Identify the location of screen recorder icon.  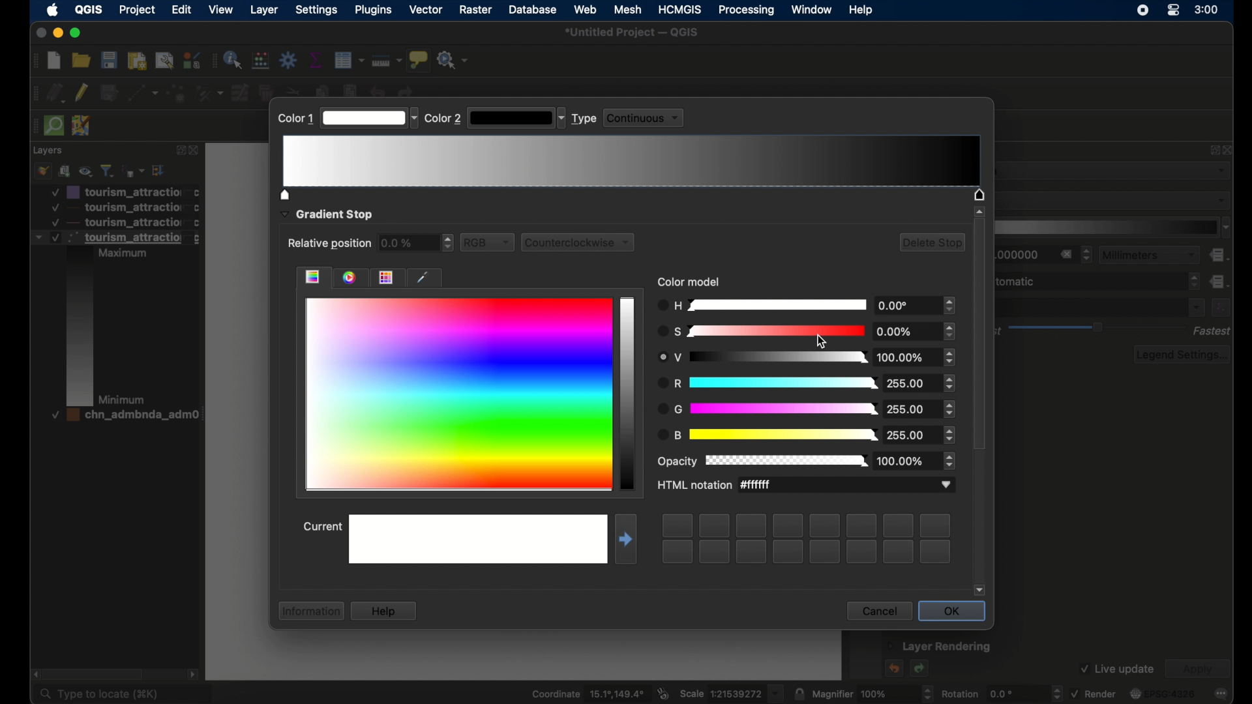
(1143, 12).